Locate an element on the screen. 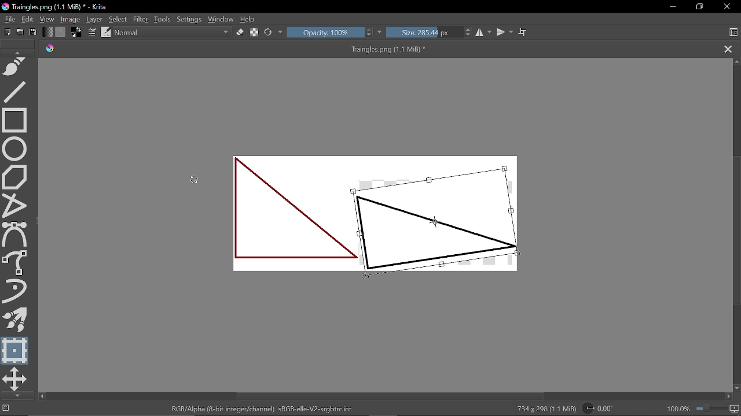  Select is located at coordinates (118, 19).